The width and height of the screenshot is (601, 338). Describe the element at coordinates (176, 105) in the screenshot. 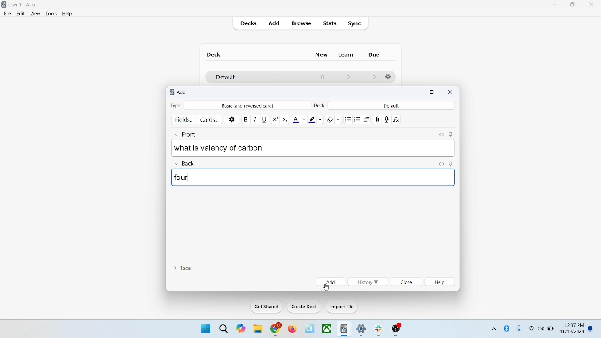

I see `type` at that location.